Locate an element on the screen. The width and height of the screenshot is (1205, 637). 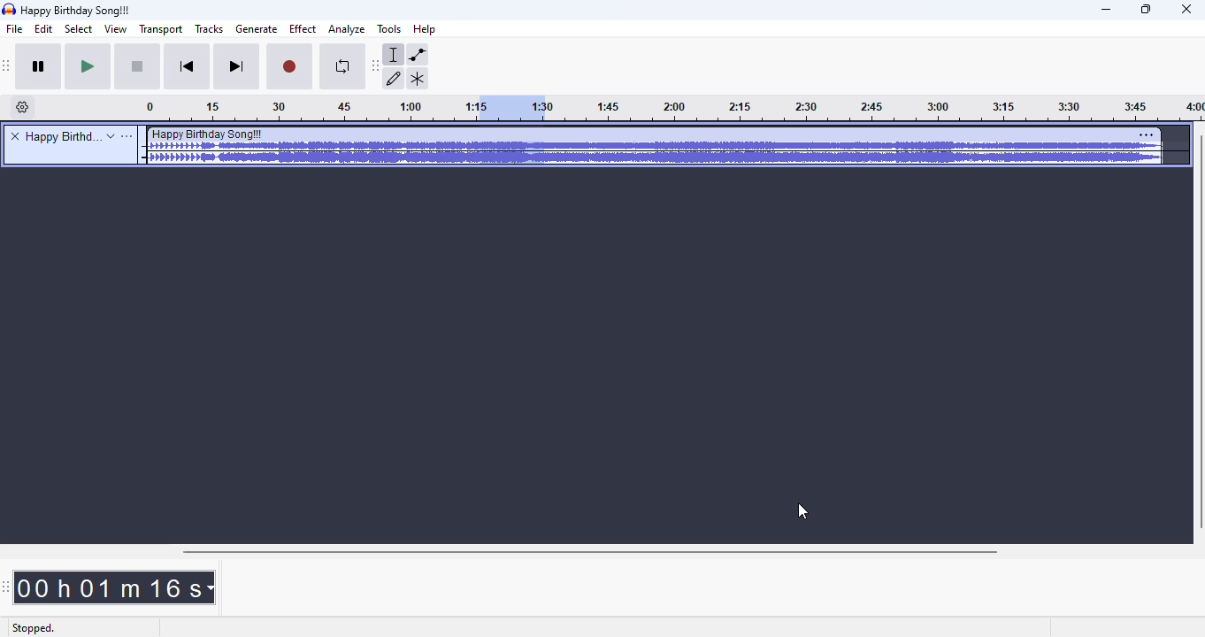
title is located at coordinates (61, 136).